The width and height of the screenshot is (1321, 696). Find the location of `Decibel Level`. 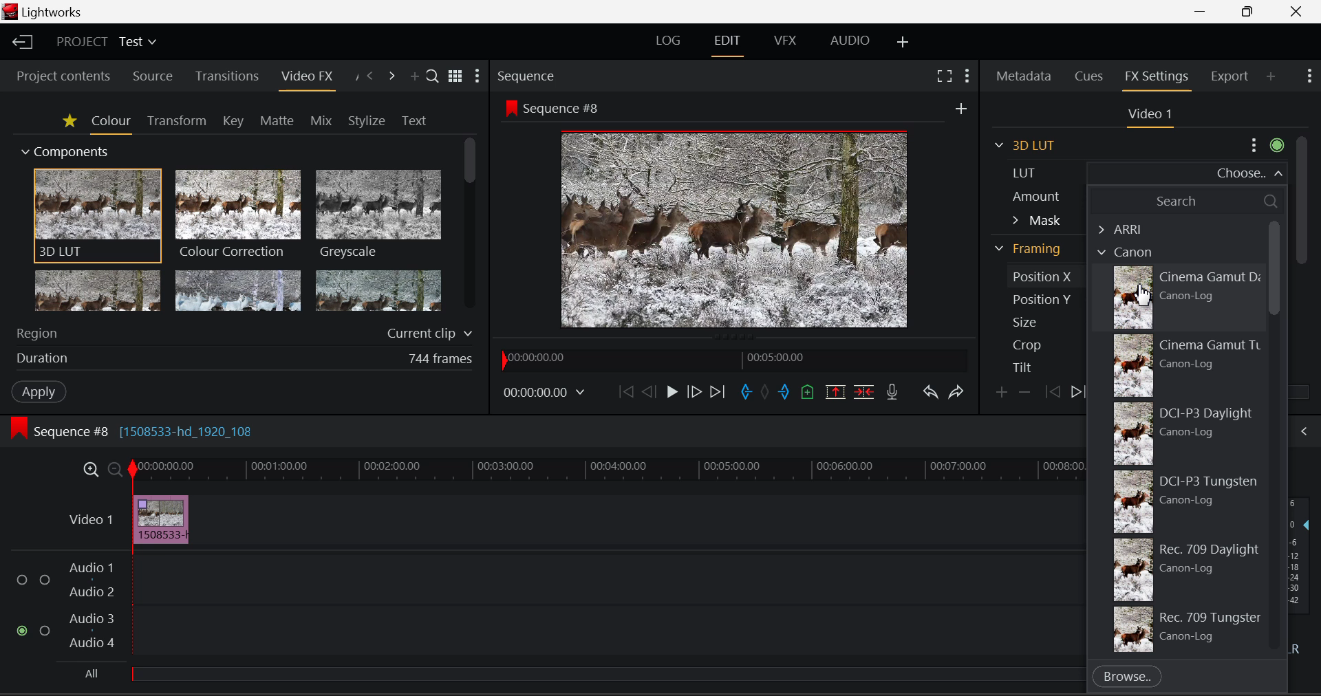

Decibel Level is located at coordinates (1304, 573).